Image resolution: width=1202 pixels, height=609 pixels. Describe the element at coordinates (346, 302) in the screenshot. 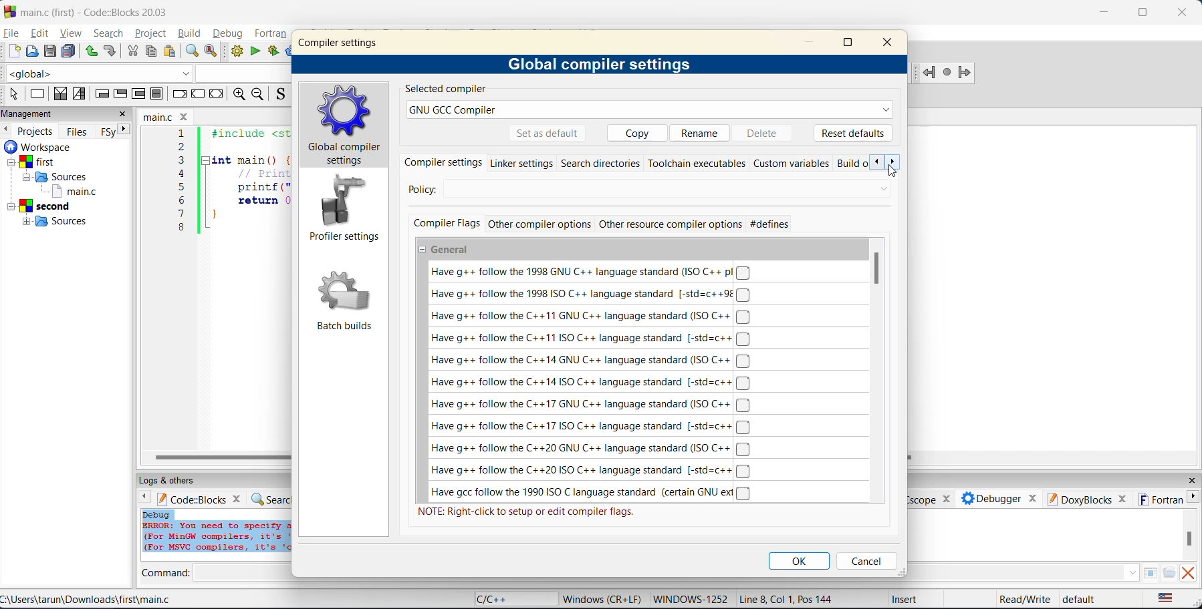

I see `batch builds` at that location.